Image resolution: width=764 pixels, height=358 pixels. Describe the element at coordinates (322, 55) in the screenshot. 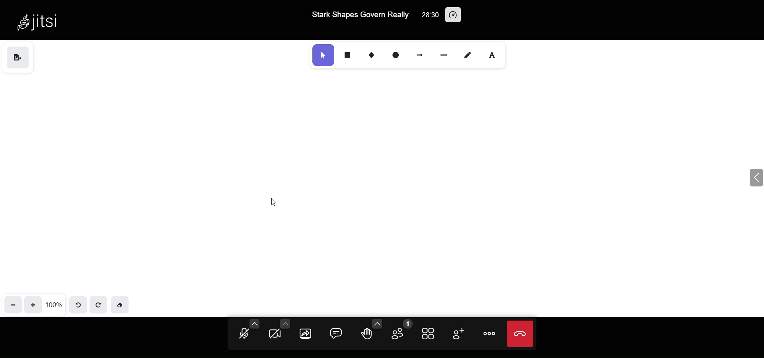

I see `select` at that location.